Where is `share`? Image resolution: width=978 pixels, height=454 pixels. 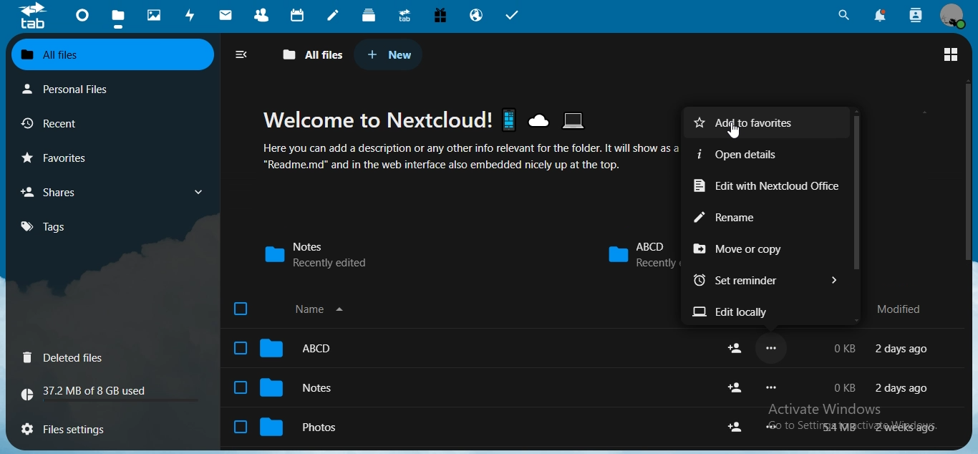
share is located at coordinates (736, 347).